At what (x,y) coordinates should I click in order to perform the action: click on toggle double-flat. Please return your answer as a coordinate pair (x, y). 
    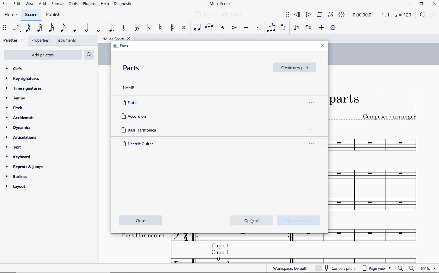
    Looking at the image, I should click on (136, 28).